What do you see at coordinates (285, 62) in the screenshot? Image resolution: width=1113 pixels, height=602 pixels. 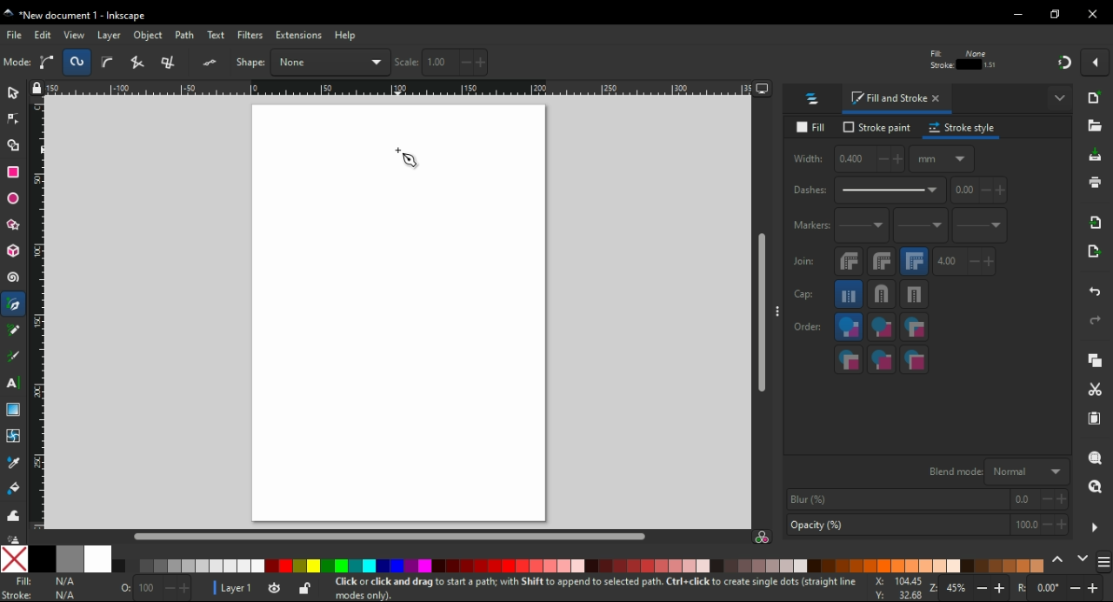 I see `rasie to top` at bounding box center [285, 62].